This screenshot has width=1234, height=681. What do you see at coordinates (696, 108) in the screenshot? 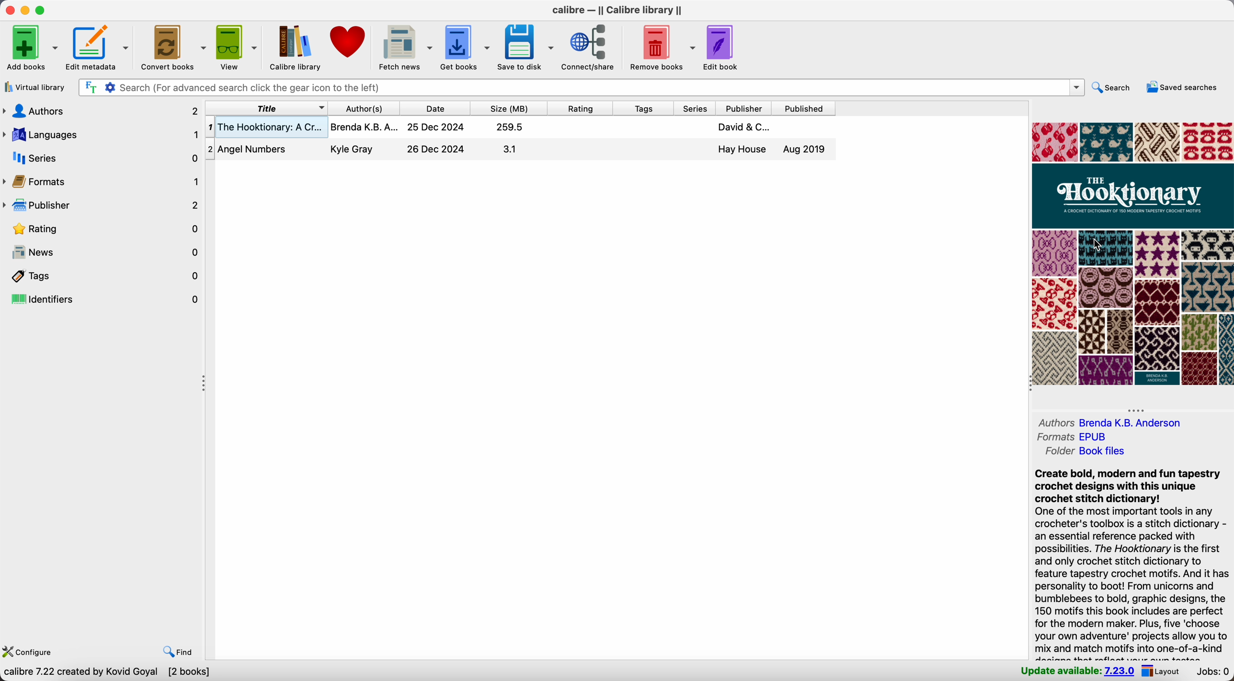
I see `series` at bounding box center [696, 108].